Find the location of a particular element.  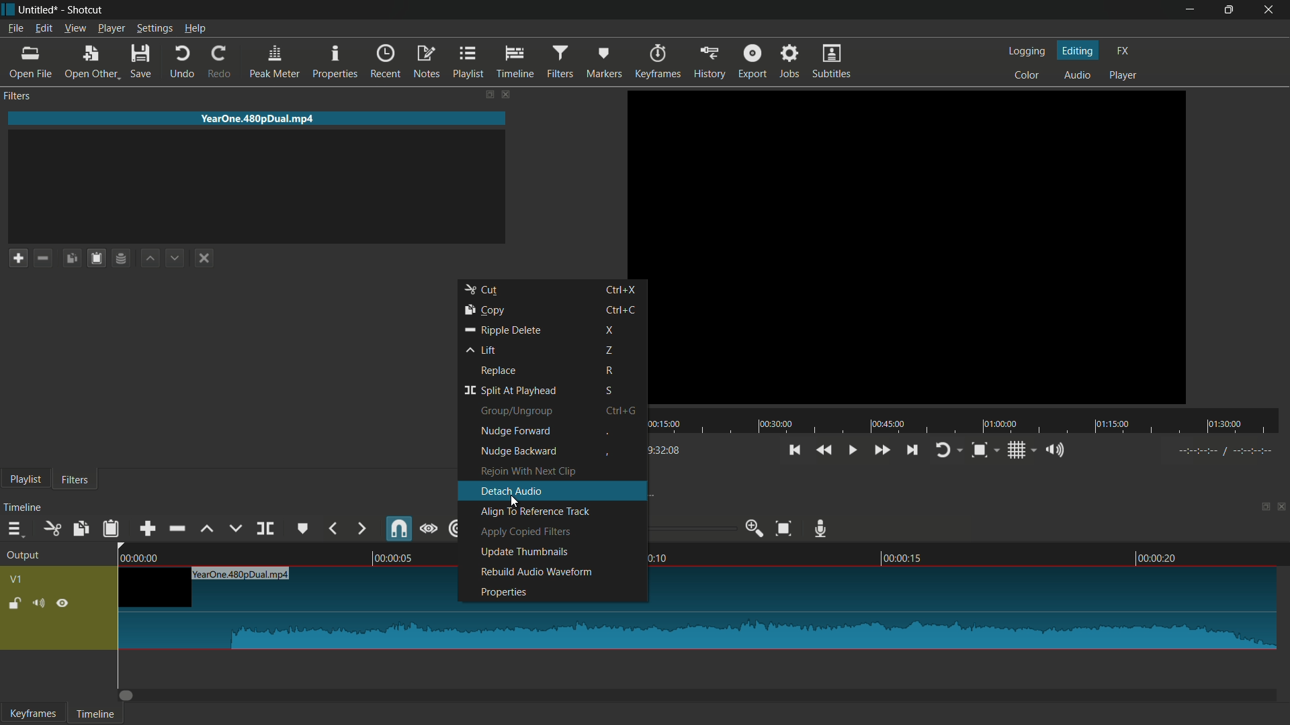

create or edit marker is located at coordinates (304, 528).